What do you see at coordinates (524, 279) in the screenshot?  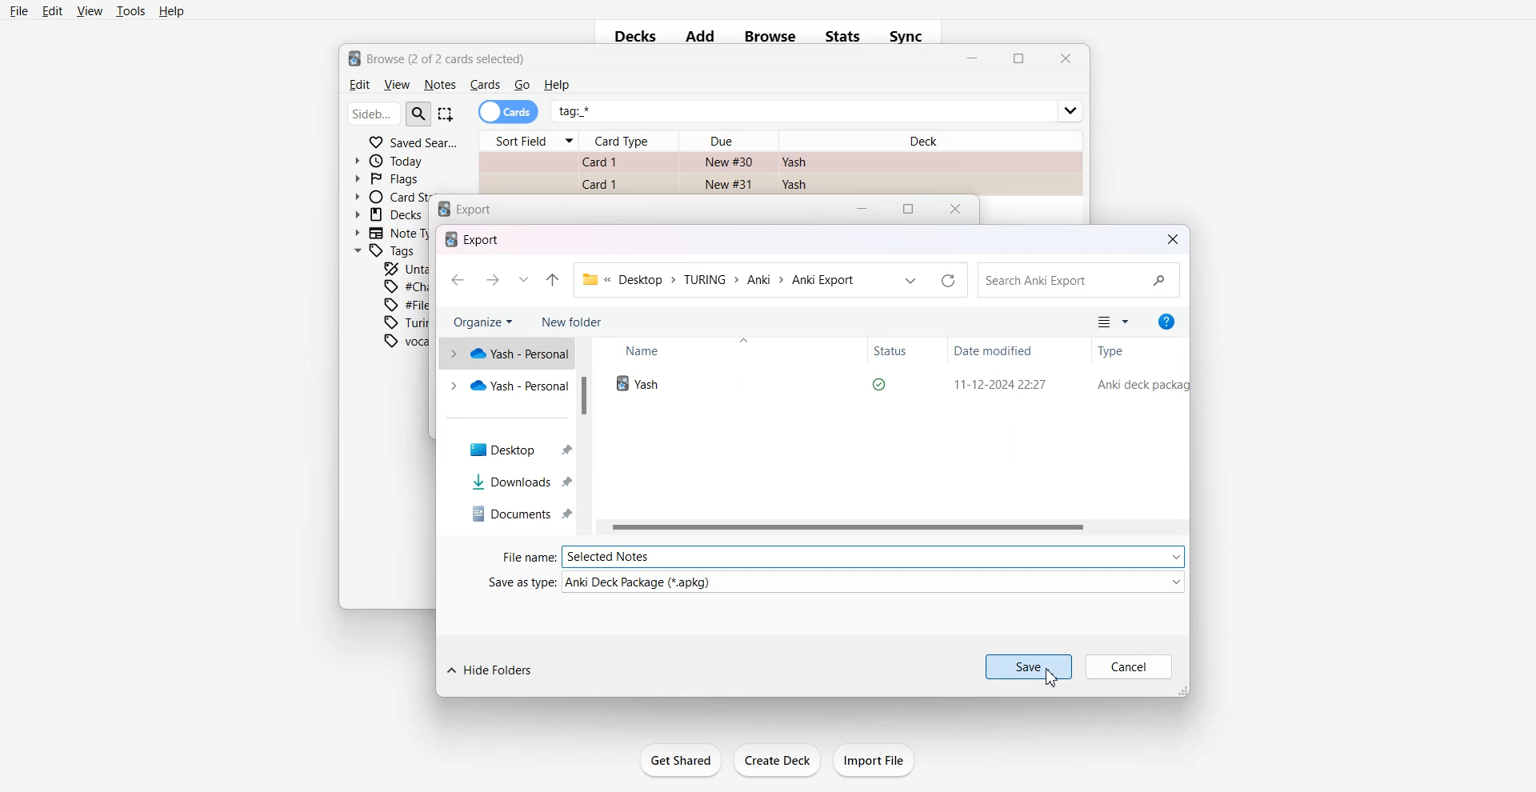 I see `Recent file` at bounding box center [524, 279].